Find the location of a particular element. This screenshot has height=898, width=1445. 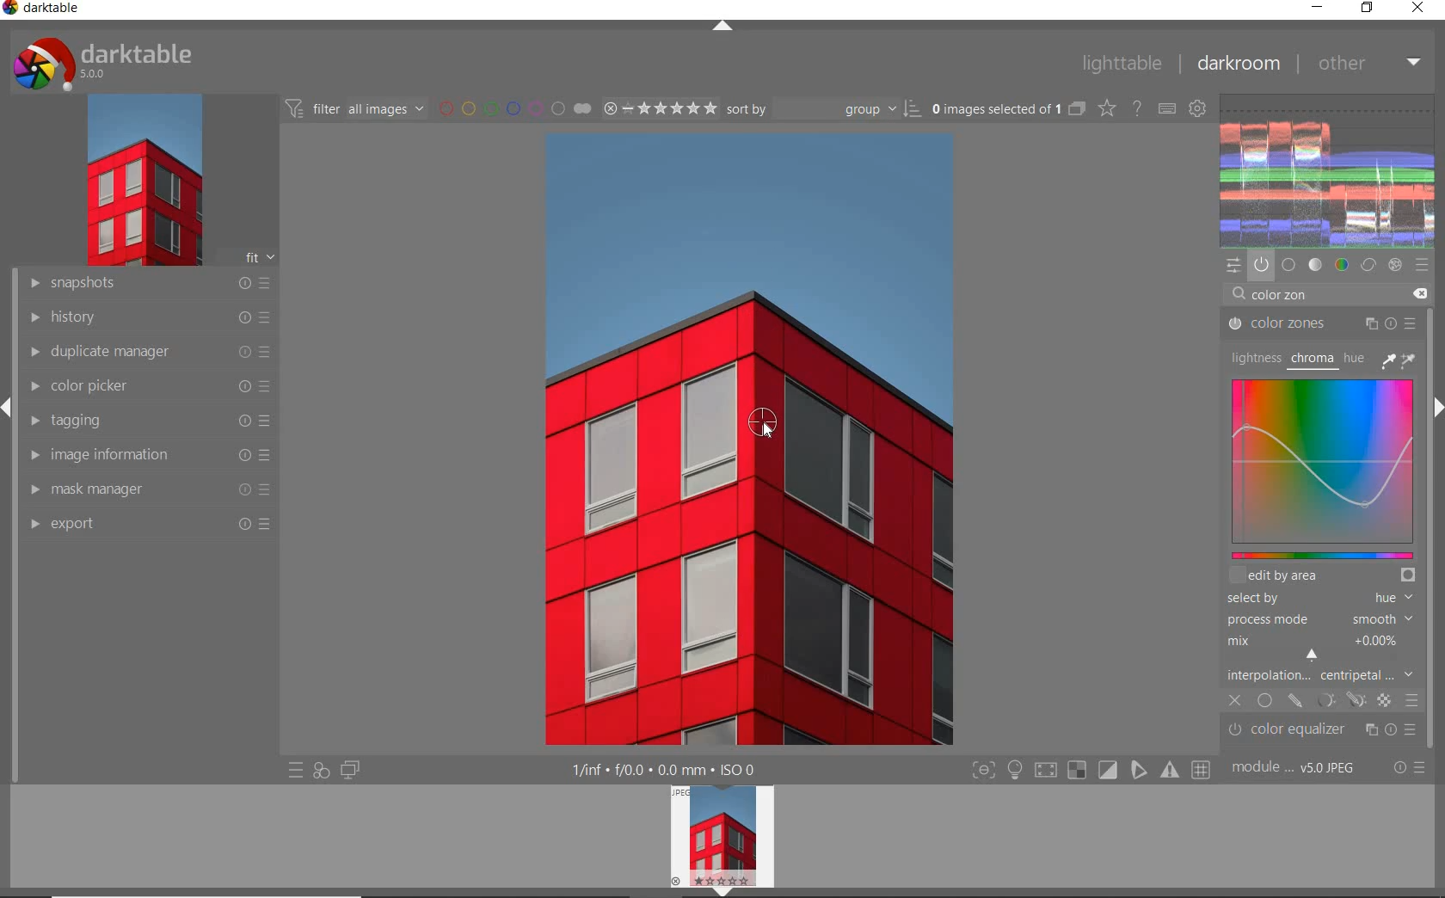

tone is located at coordinates (1316, 264).